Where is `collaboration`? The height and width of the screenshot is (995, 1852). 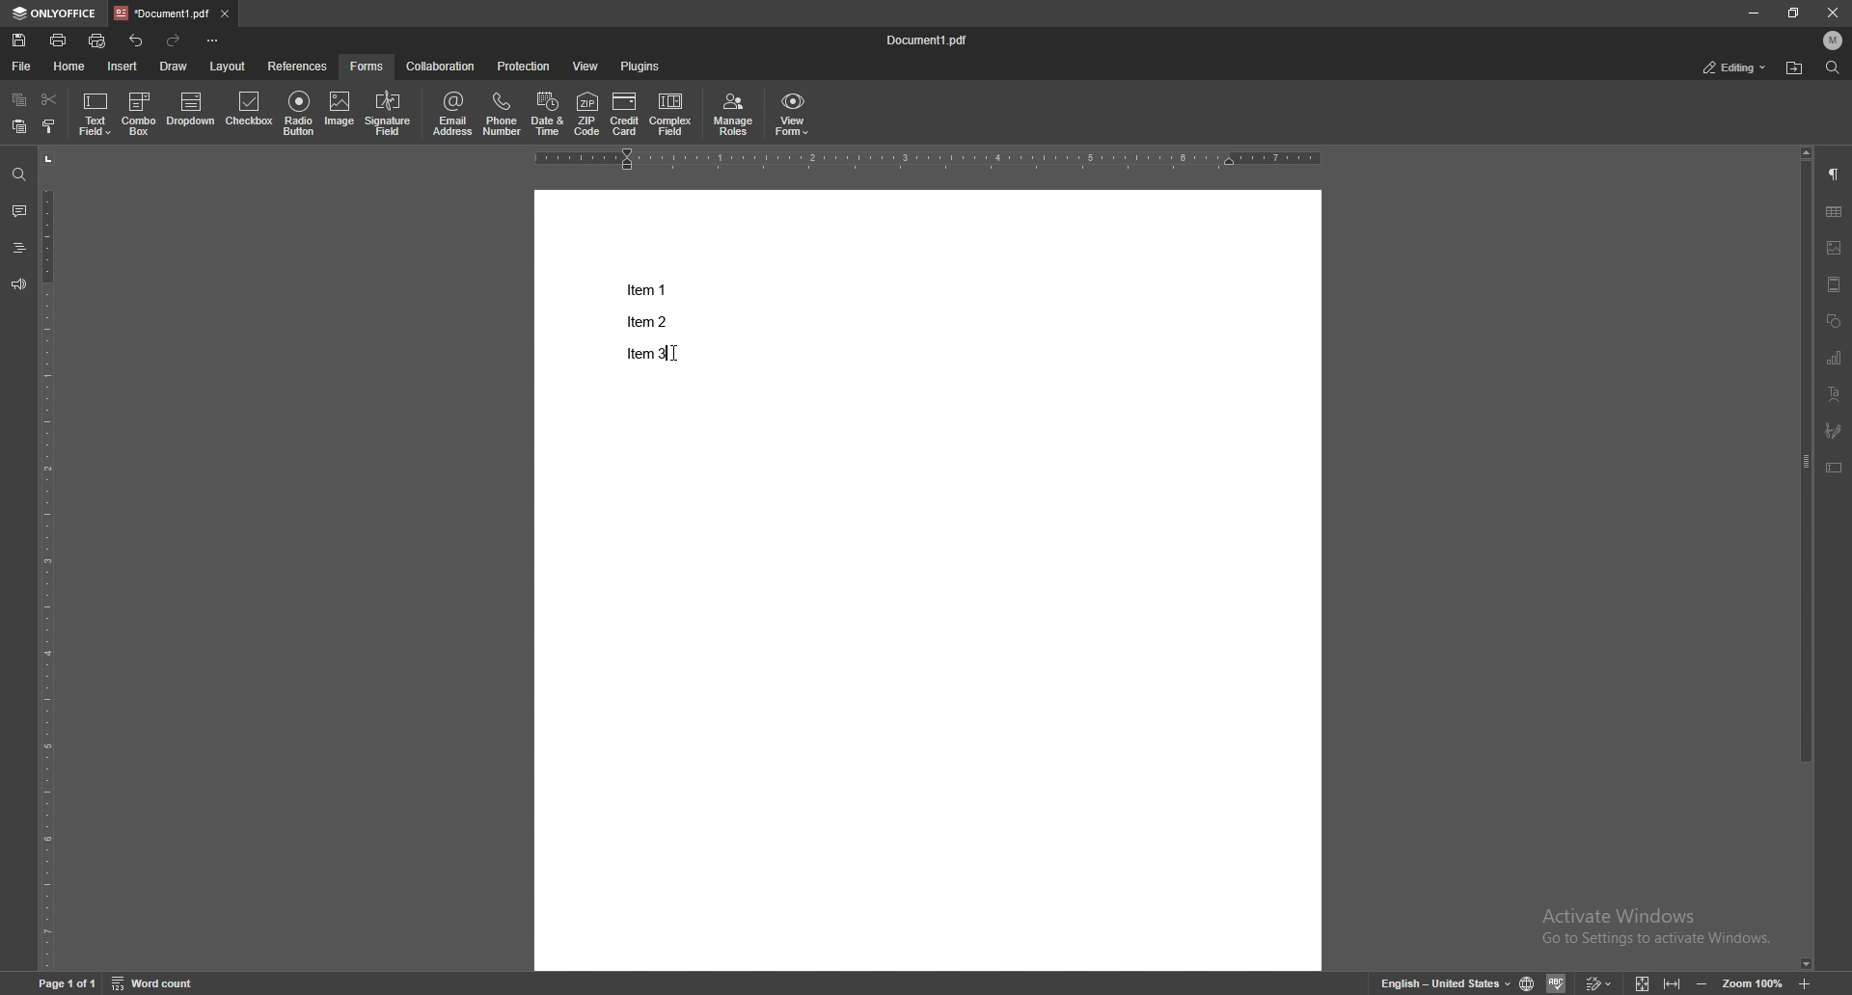
collaboration is located at coordinates (439, 66).